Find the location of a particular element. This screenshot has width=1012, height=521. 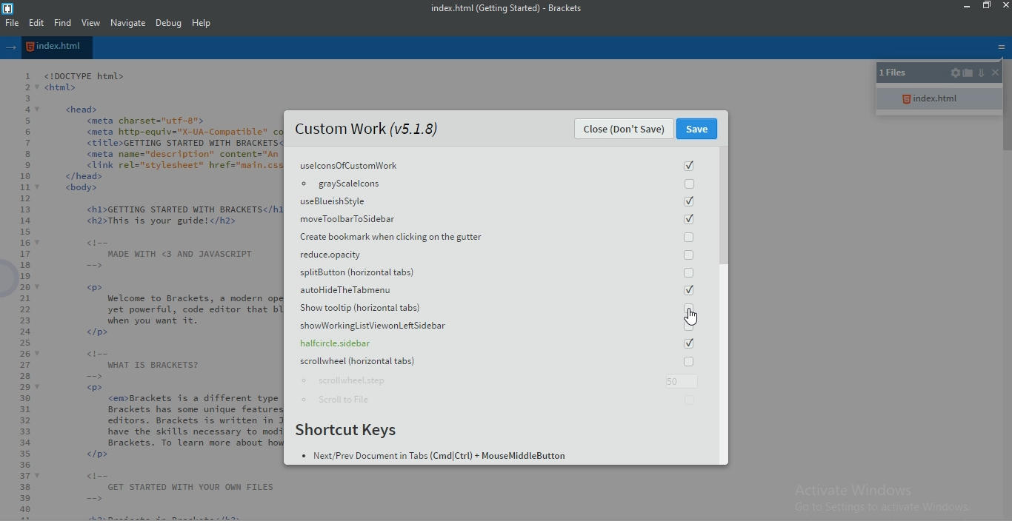

Line Number is located at coordinates (19, 294).